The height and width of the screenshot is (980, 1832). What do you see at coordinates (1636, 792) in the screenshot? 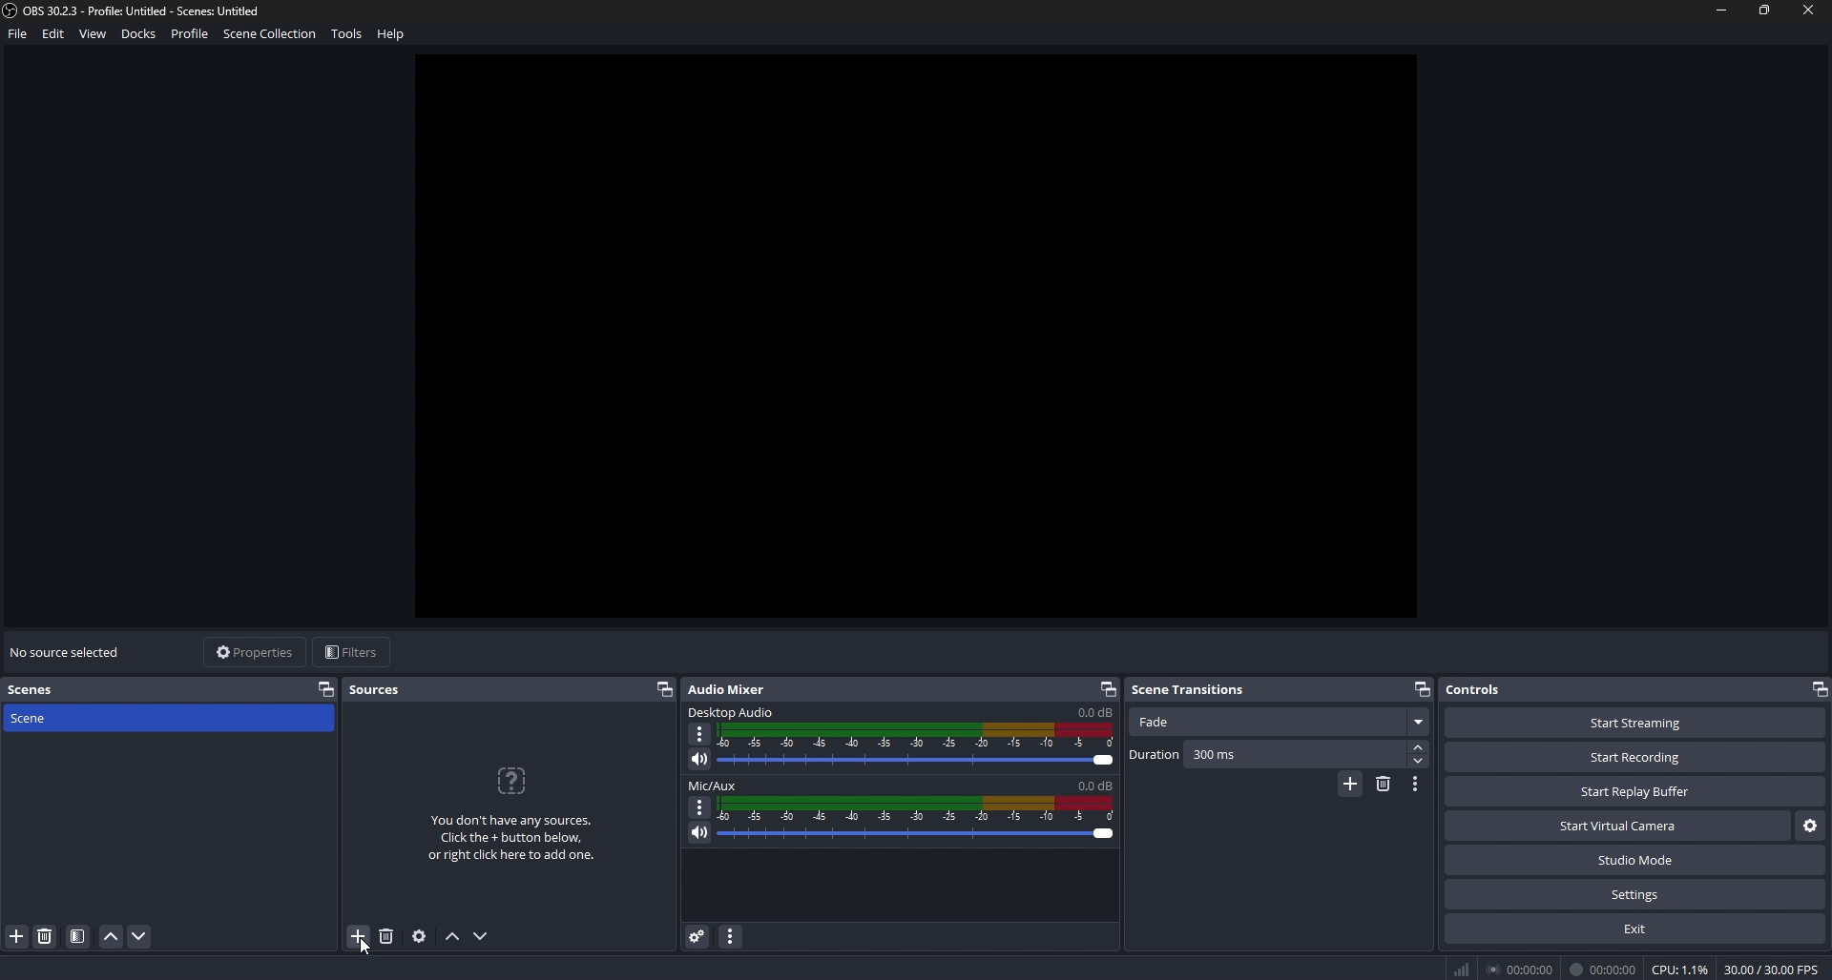
I see `start replay buffer` at bounding box center [1636, 792].